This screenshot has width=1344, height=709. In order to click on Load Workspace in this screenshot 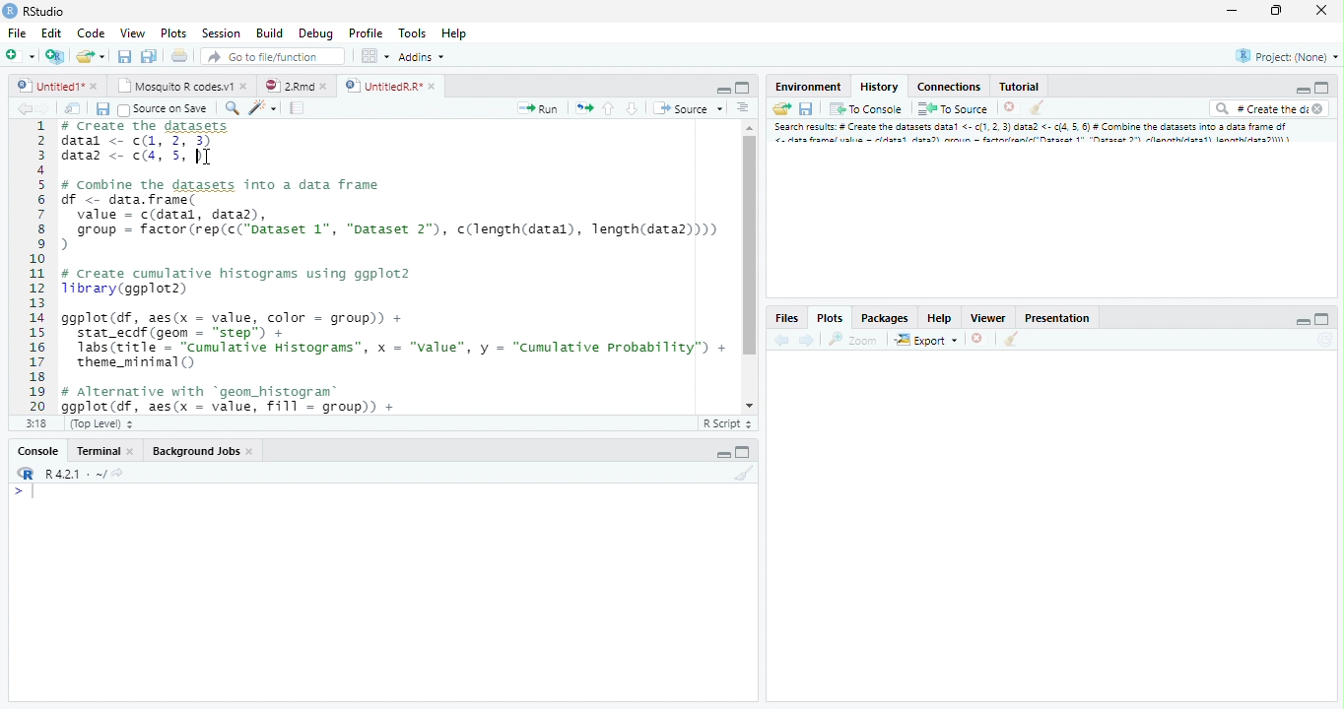, I will do `click(783, 111)`.